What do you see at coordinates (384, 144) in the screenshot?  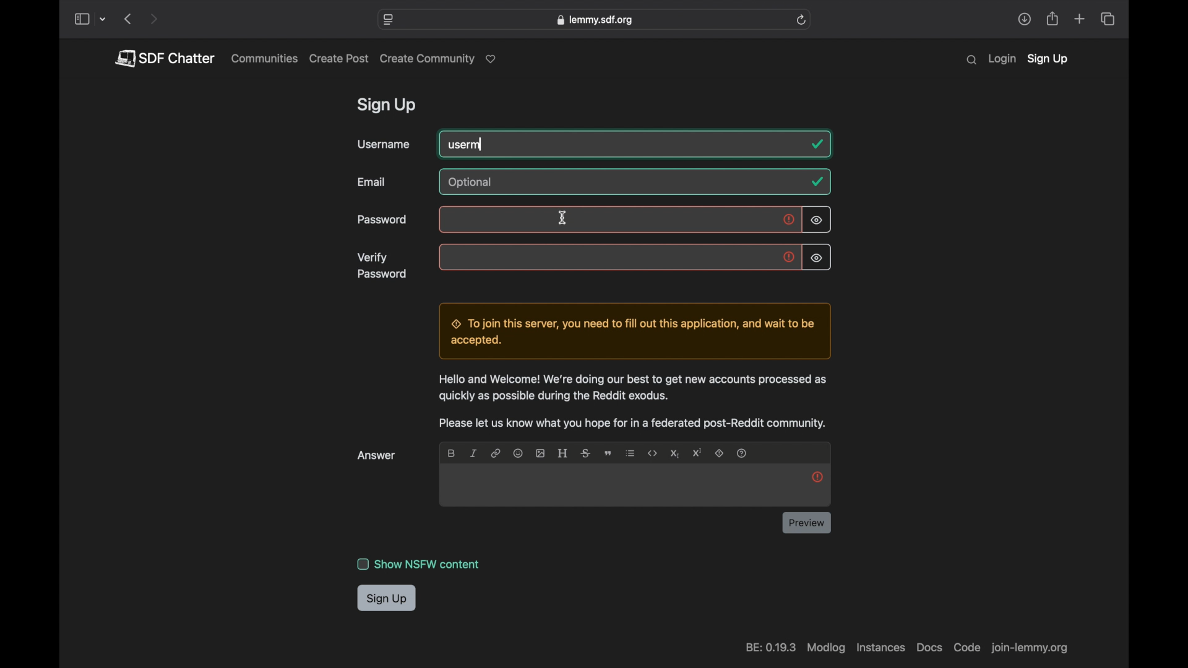 I see `username` at bounding box center [384, 144].